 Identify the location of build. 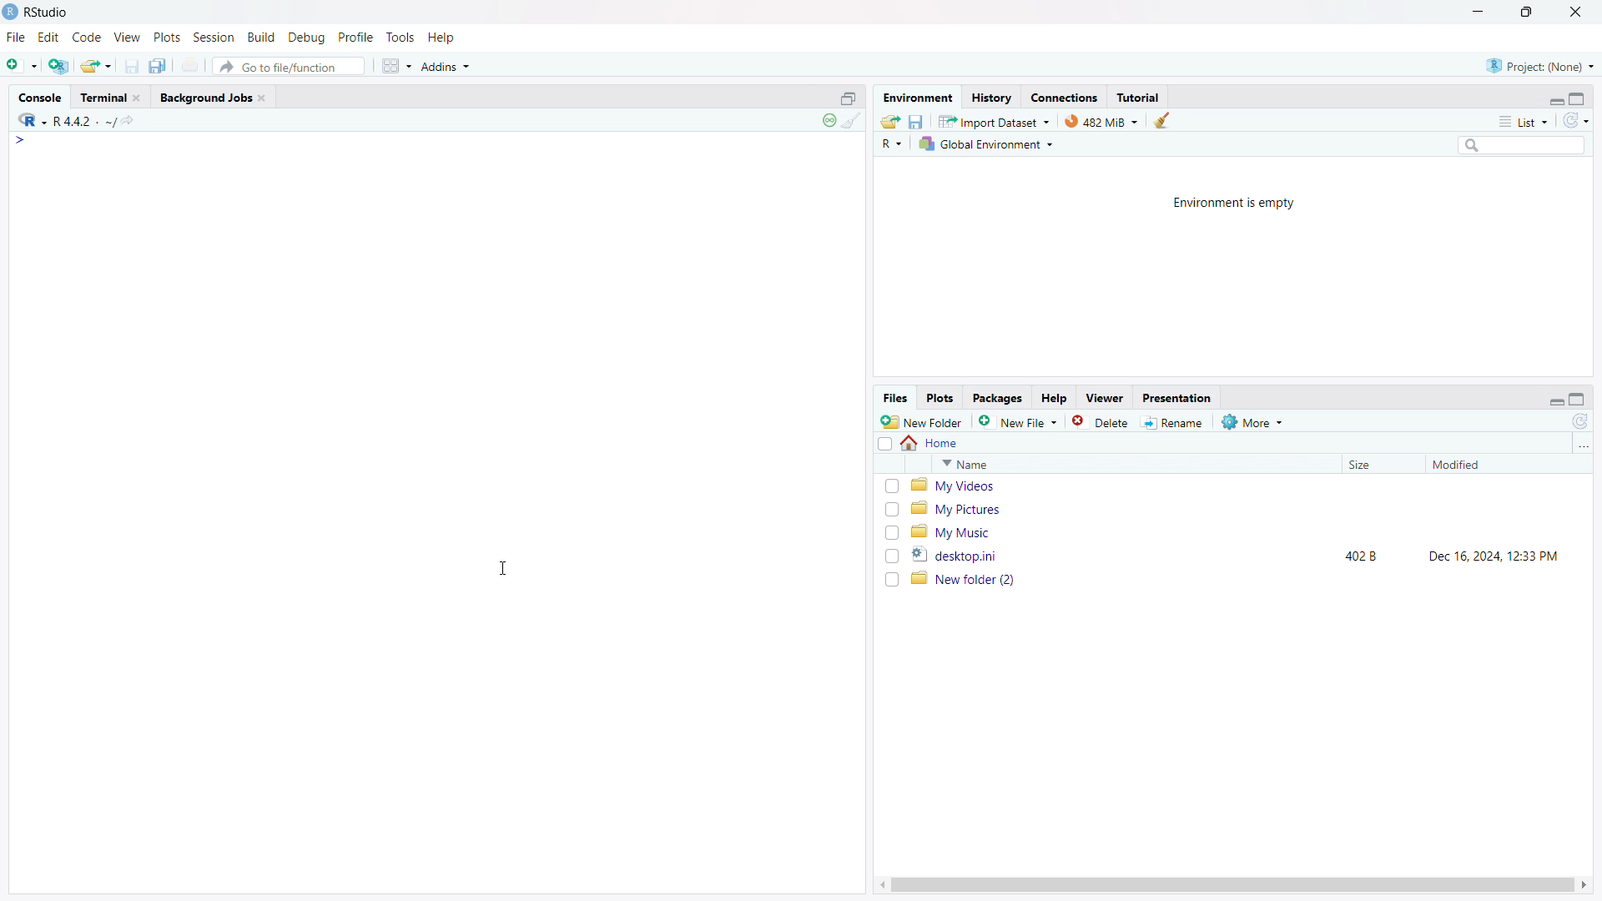
(263, 37).